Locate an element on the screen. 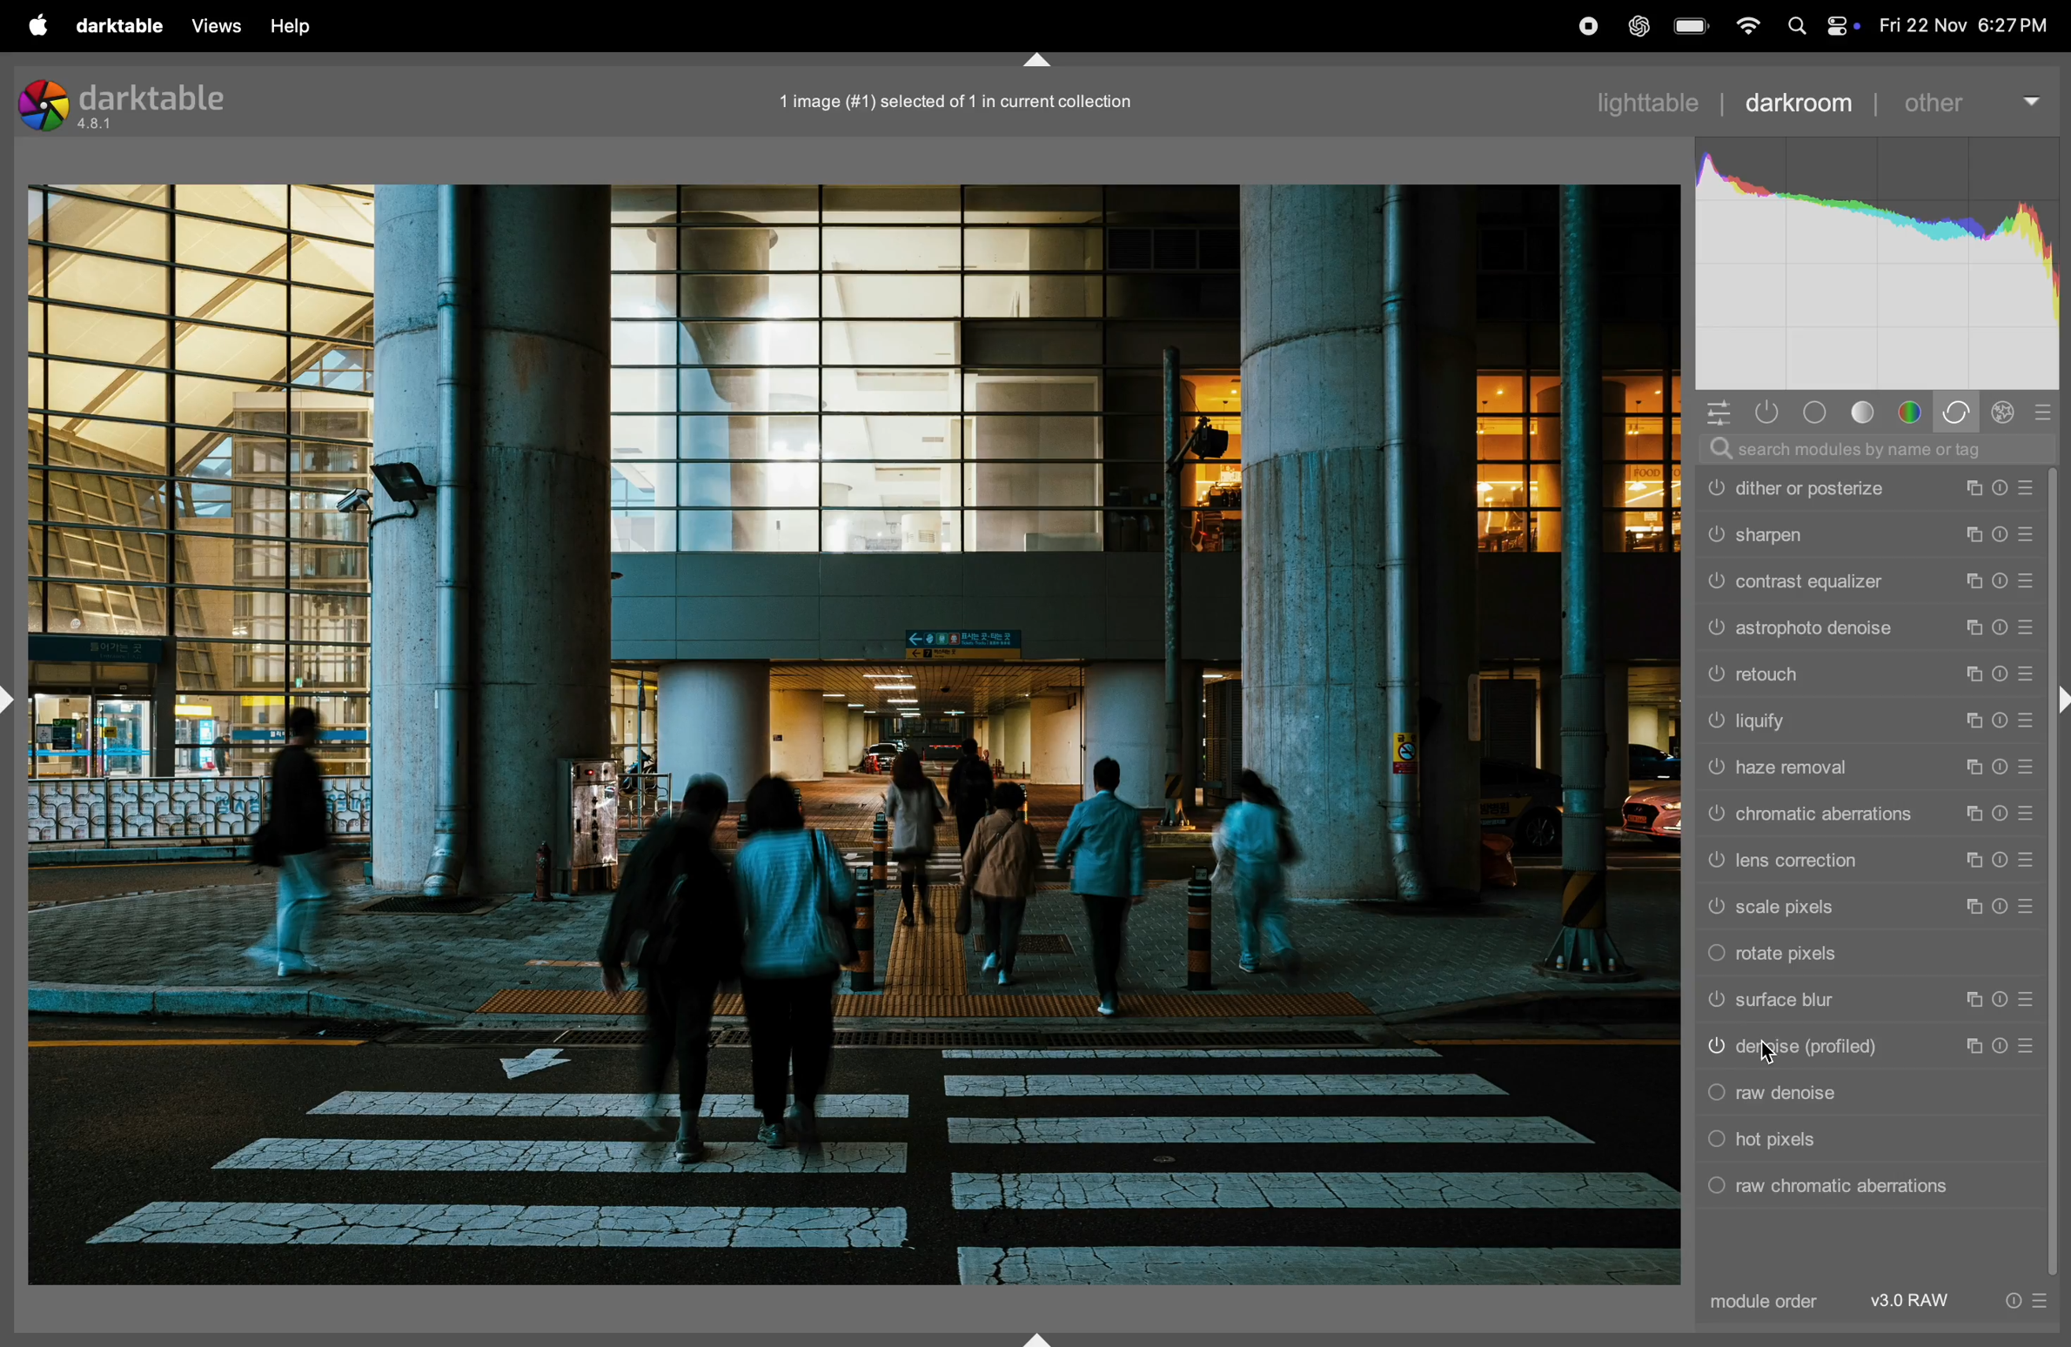 The height and width of the screenshot is (1347, 2071). surface blurs is located at coordinates (1872, 1000).